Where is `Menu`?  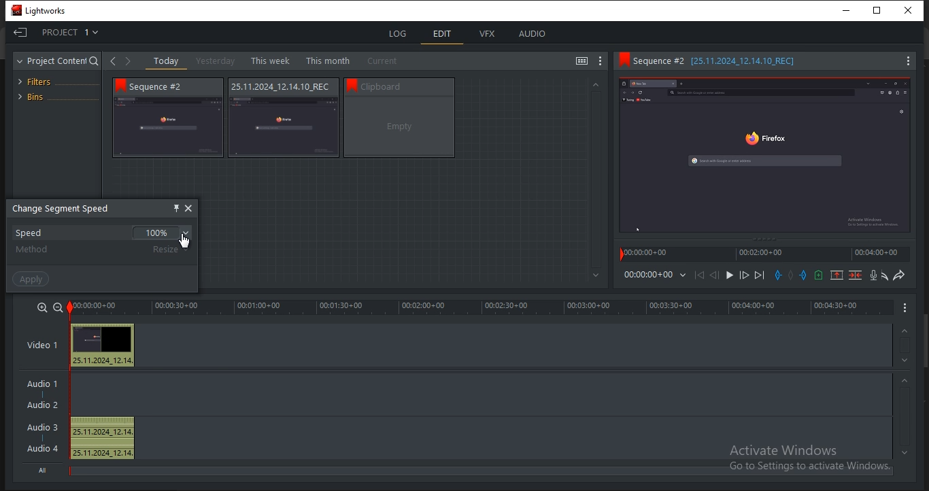 Menu is located at coordinates (904, 61).